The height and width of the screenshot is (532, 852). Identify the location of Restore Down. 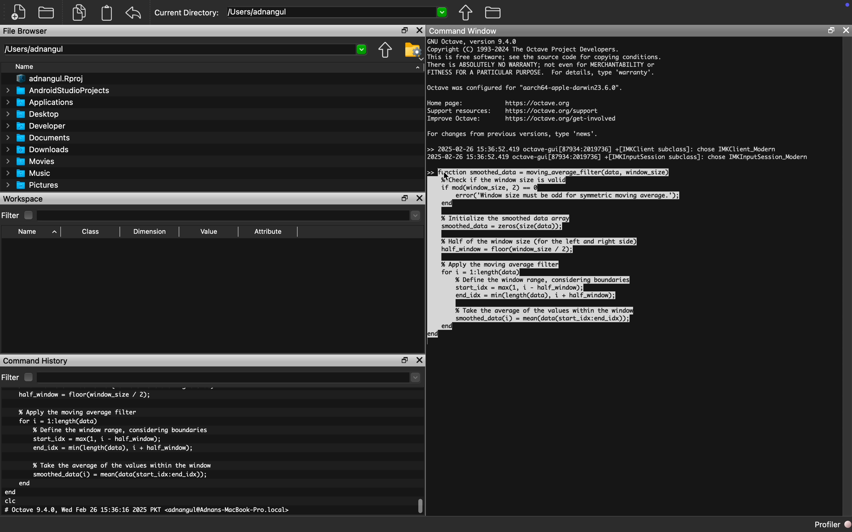
(405, 31).